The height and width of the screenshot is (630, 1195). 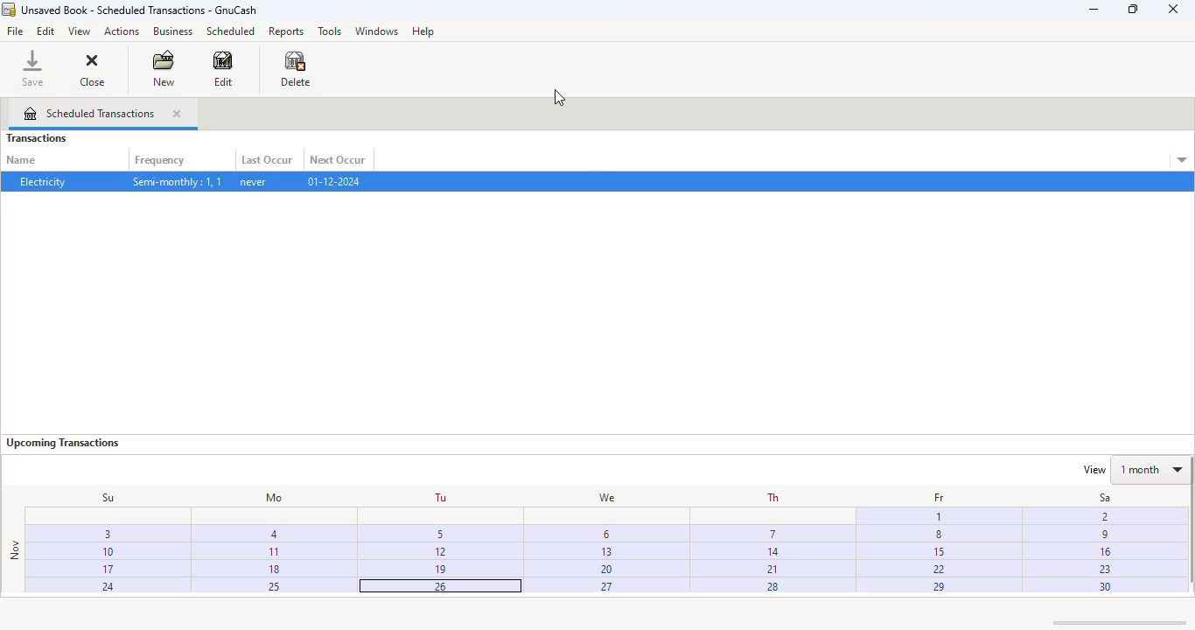 What do you see at coordinates (330, 31) in the screenshot?
I see `tools` at bounding box center [330, 31].